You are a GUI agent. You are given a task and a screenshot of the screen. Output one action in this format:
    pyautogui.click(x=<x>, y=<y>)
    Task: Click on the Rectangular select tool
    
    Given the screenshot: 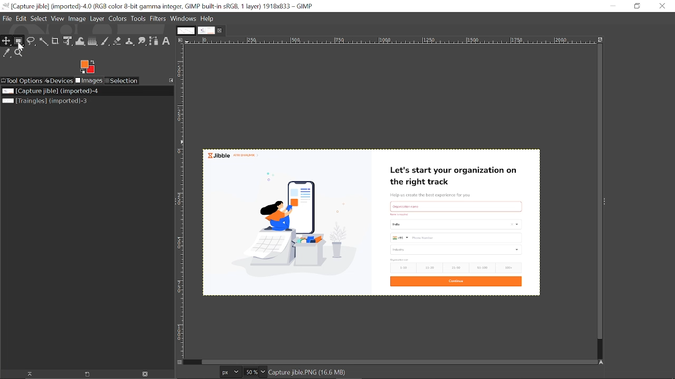 What is the action you would take?
    pyautogui.click(x=19, y=42)
    